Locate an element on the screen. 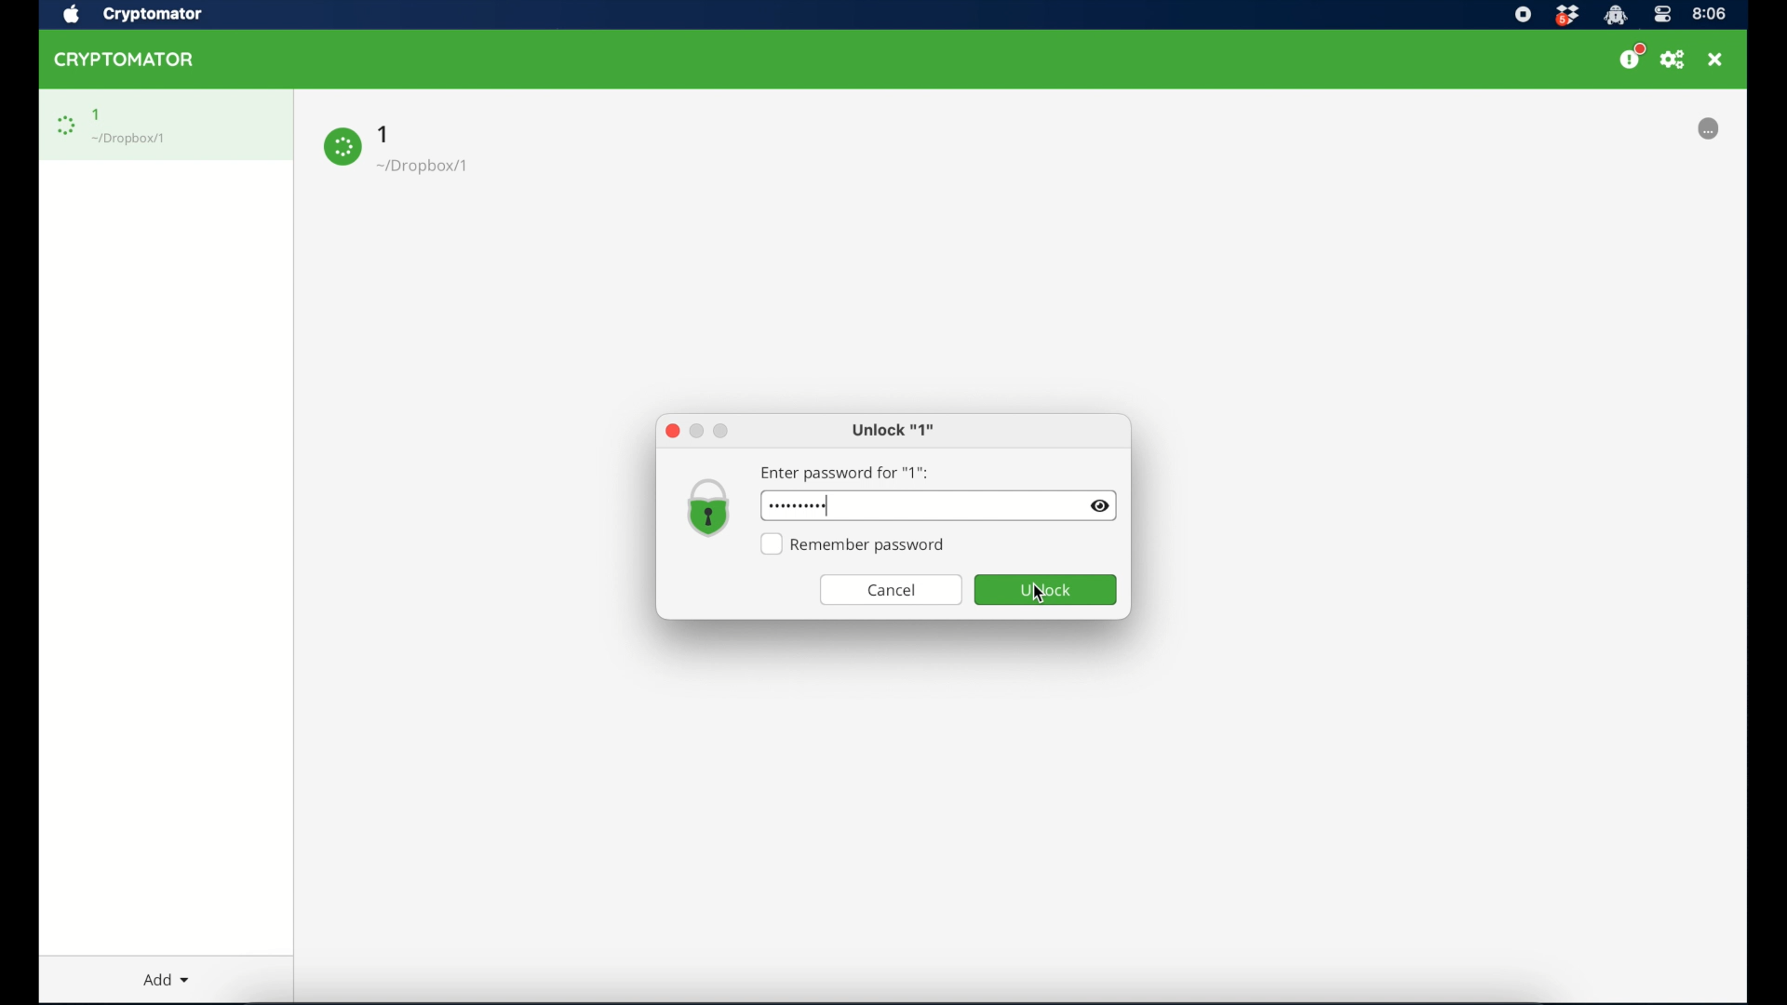 The height and width of the screenshot is (1005, 1787). cursor is located at coordinates (1046, 603).